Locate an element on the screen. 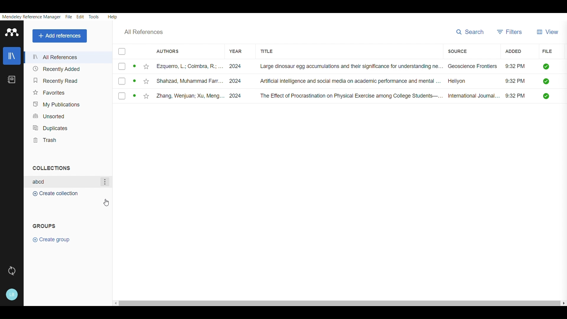  Large dinosaur egg accumulations and their significance for understanding ne... Geoscience Frontiers ~~ 9:32 PM Q is located at coordinates (405, 67).